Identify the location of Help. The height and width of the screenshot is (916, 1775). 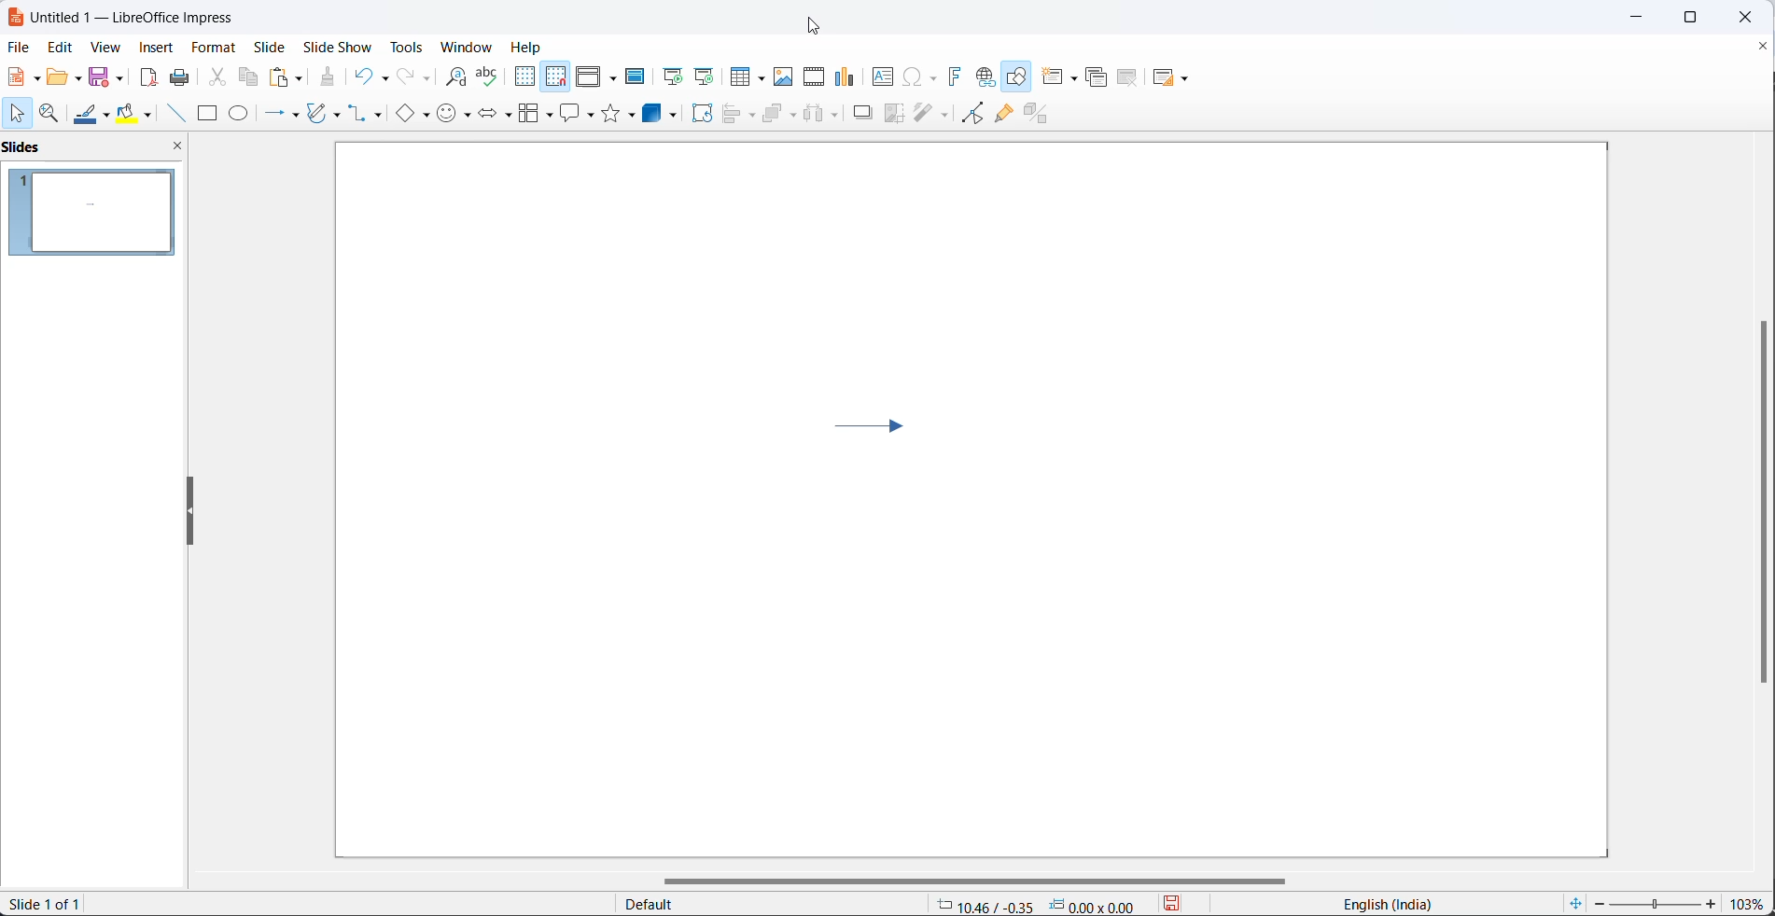
(528, 48).